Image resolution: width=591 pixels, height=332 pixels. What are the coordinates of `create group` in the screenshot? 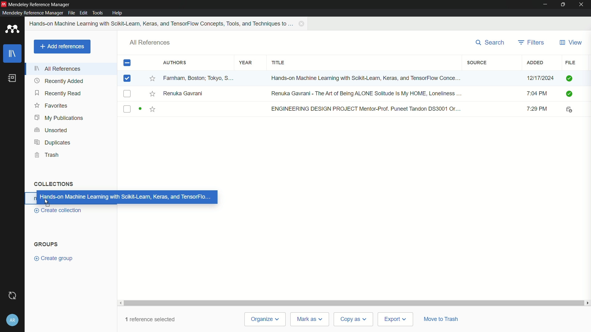 It's located at (53, 259).